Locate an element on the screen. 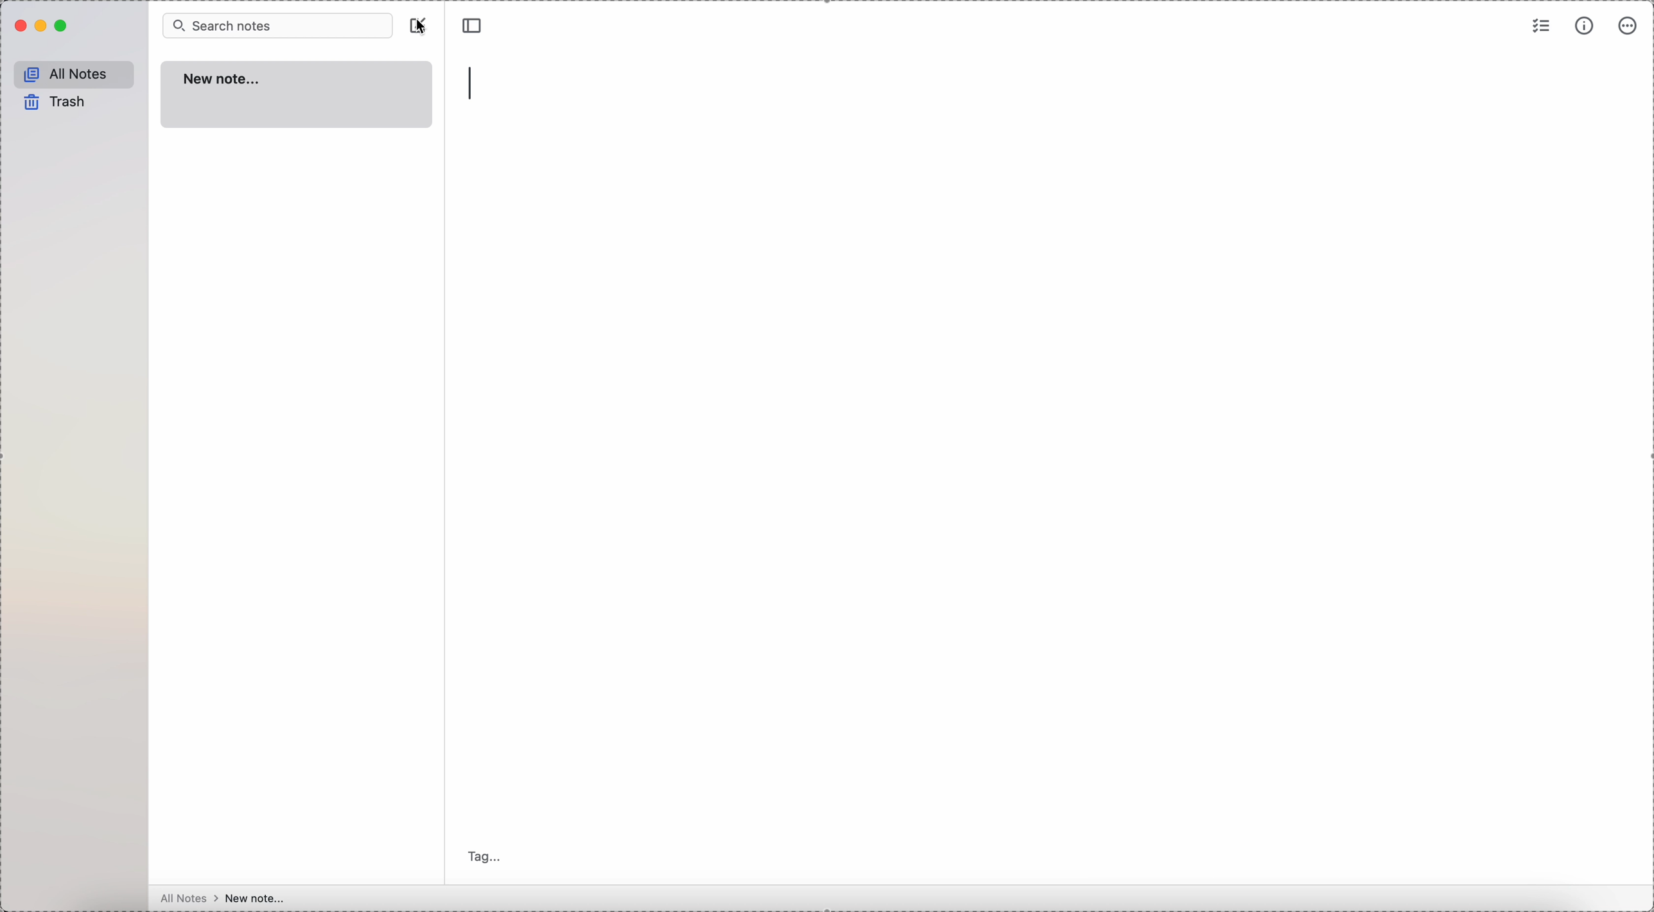 The width and height of the screenshot is (1654, 912). new note is located at coordinates (256, 897).